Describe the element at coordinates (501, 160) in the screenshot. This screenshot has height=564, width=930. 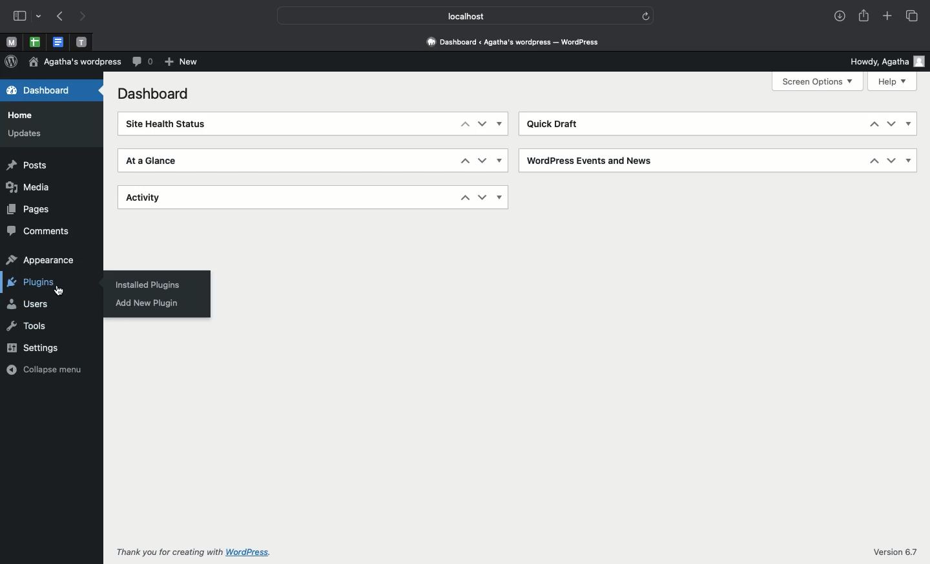
I see `Show` at that location.